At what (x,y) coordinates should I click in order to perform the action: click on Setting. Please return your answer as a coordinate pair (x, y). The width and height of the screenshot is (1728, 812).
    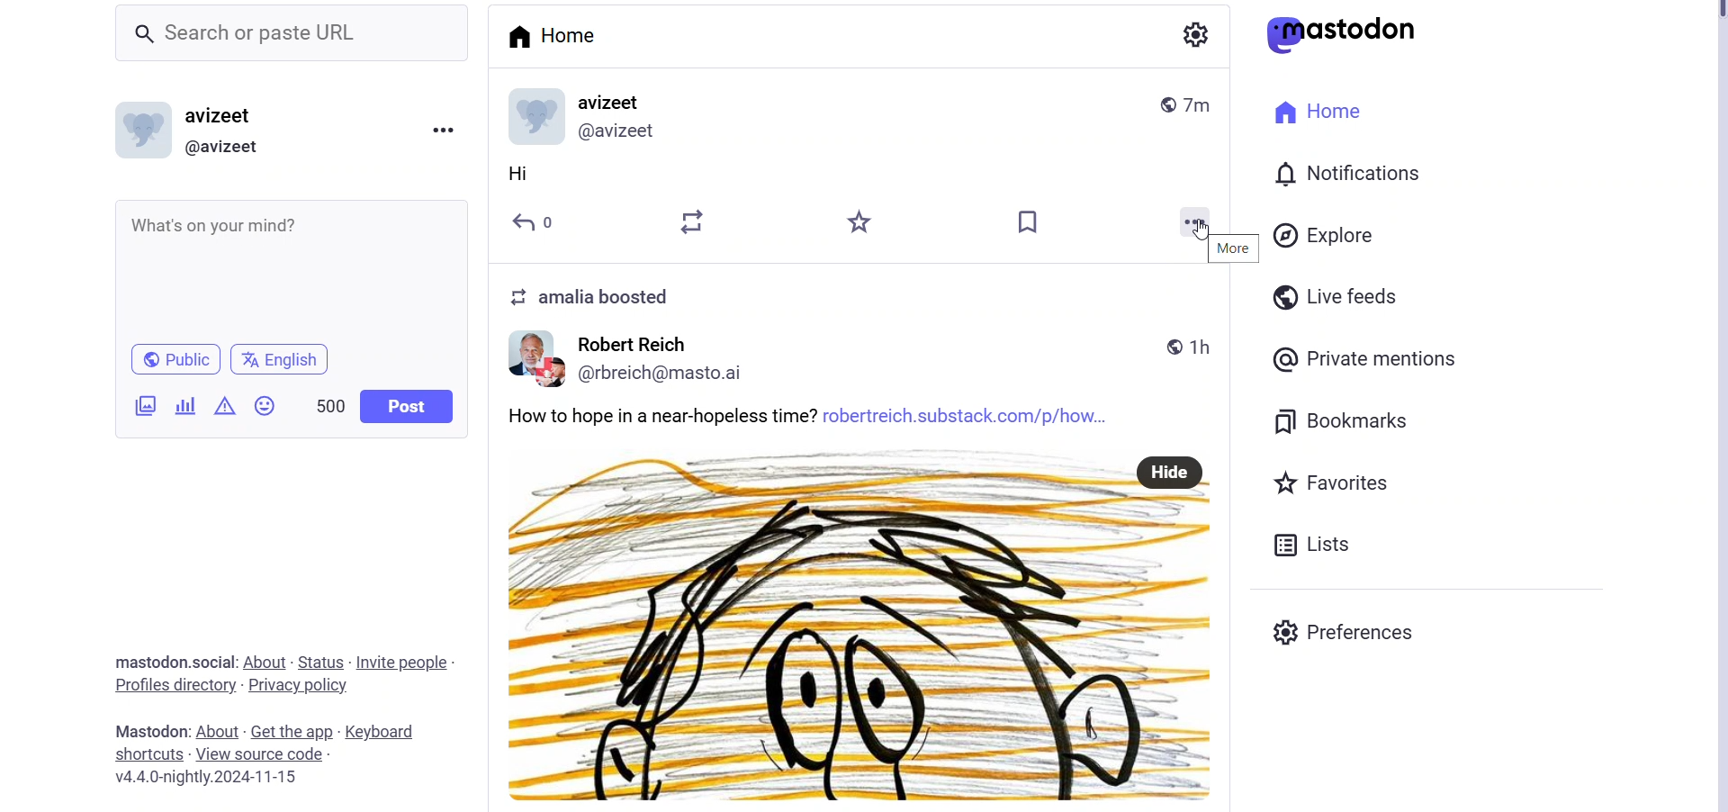
    Looking at the image, I should click on (1192, 33).